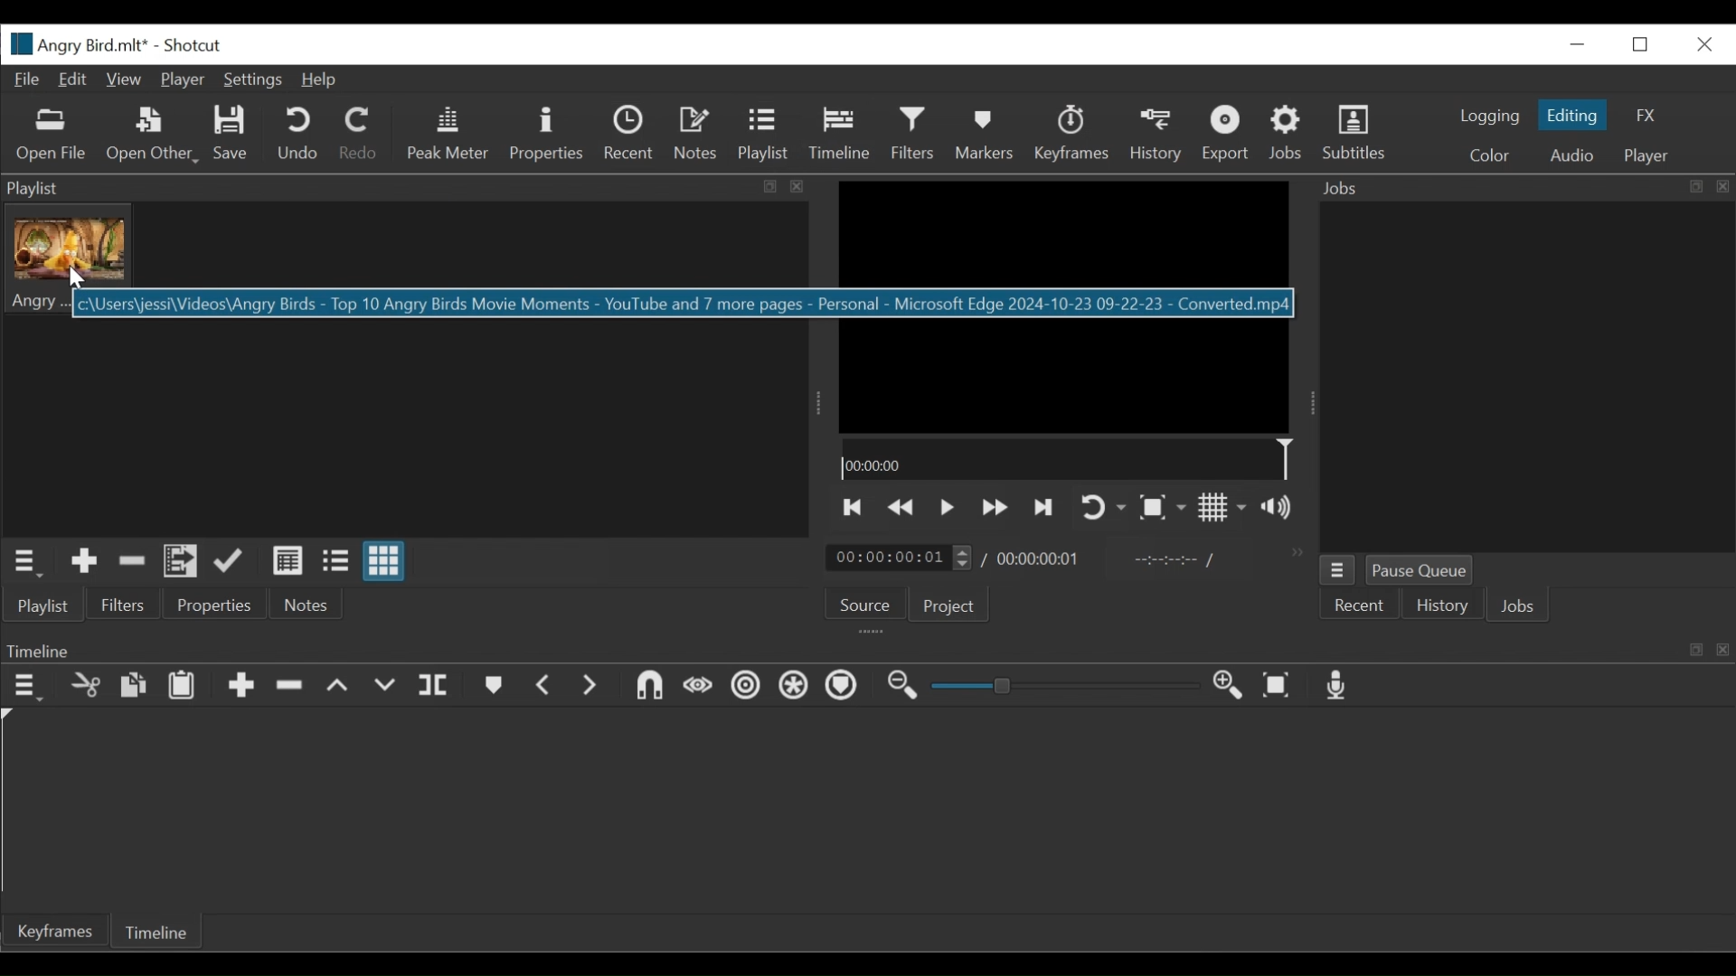 The image size is (1736, 976). Describe the element at coordinates (1163, 507) in the screenshot. I see `Toggle zoom` at that location.